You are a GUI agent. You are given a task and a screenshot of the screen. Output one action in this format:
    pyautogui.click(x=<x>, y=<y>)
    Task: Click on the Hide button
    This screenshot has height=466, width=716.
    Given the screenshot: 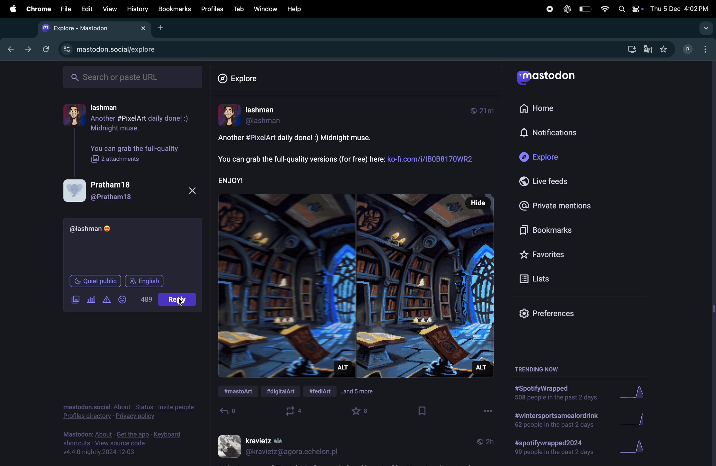 What is the action you would take?
    pyautogui.click(x=476, y=203)
    